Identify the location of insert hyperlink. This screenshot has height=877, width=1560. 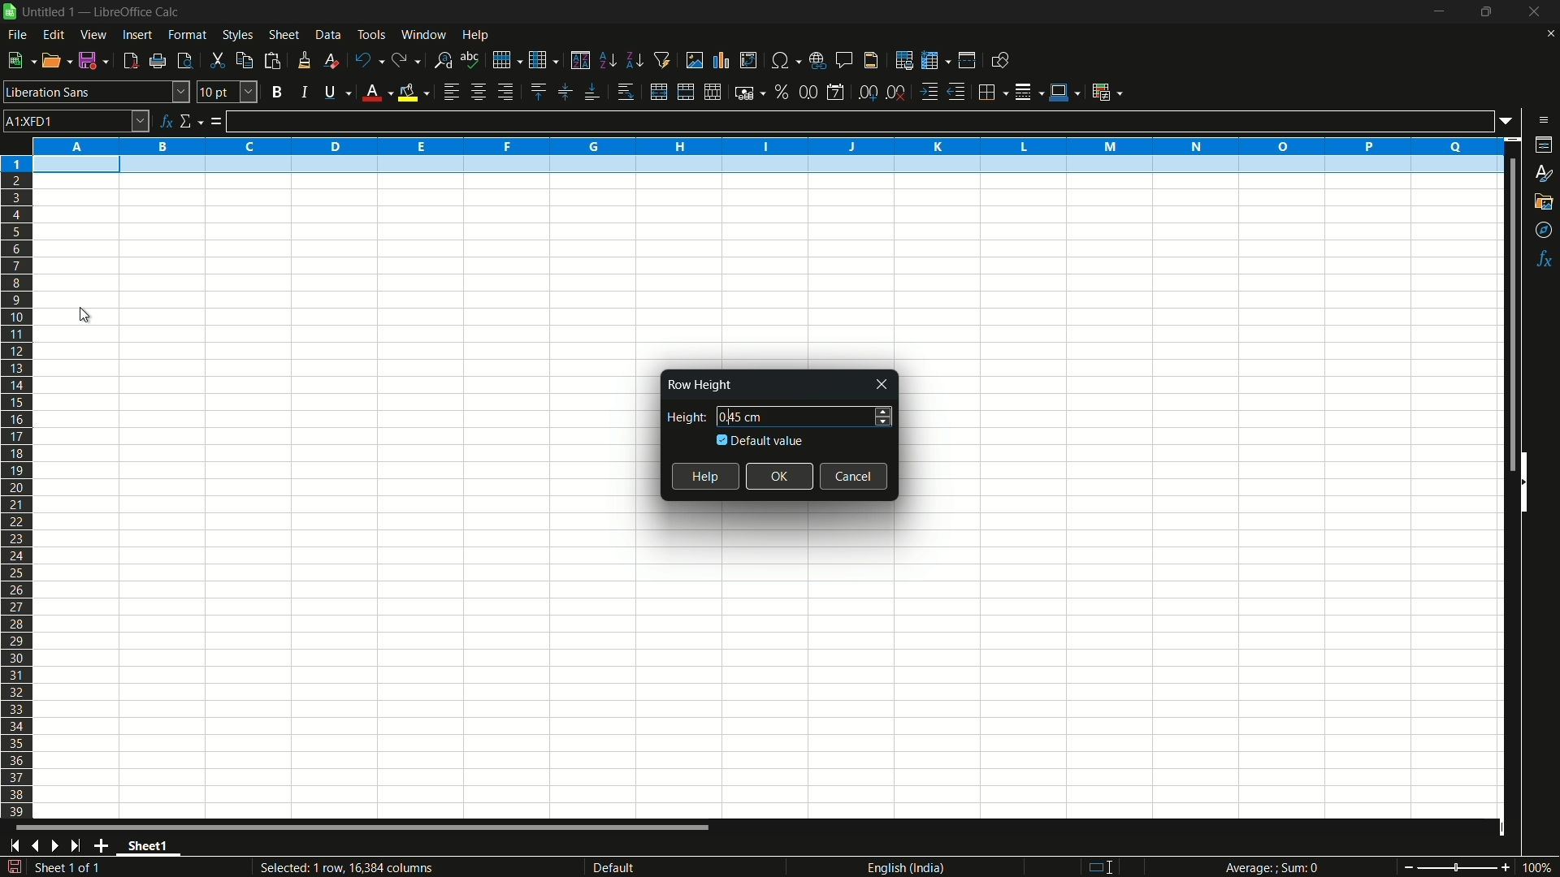
(820, 59).